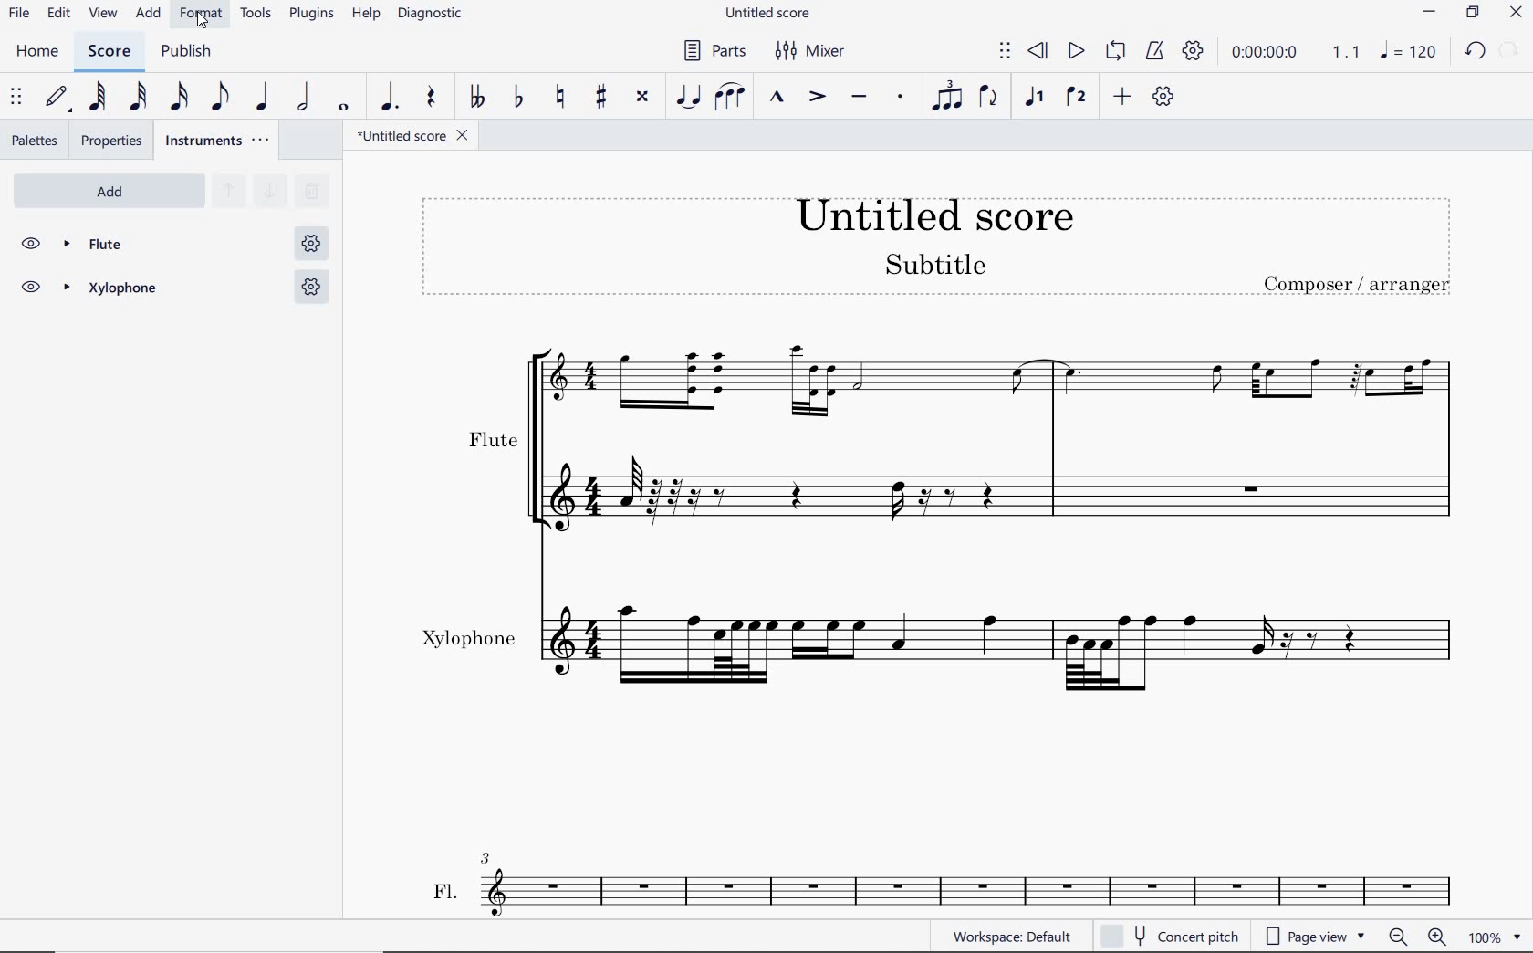 The width and height of the screenshot is (1533, 953). What do you see at coordinates (947, 95) in the screenshot?
I see `TUPLET` at bounding box center [947, 95].